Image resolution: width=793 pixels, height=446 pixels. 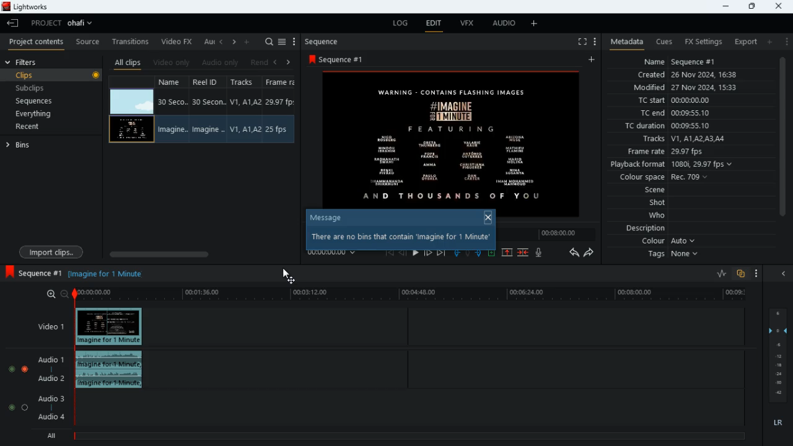 What do you see at coordinates (330, 217) in the screenshot?
I see `message` at bounding box center [330, 217].